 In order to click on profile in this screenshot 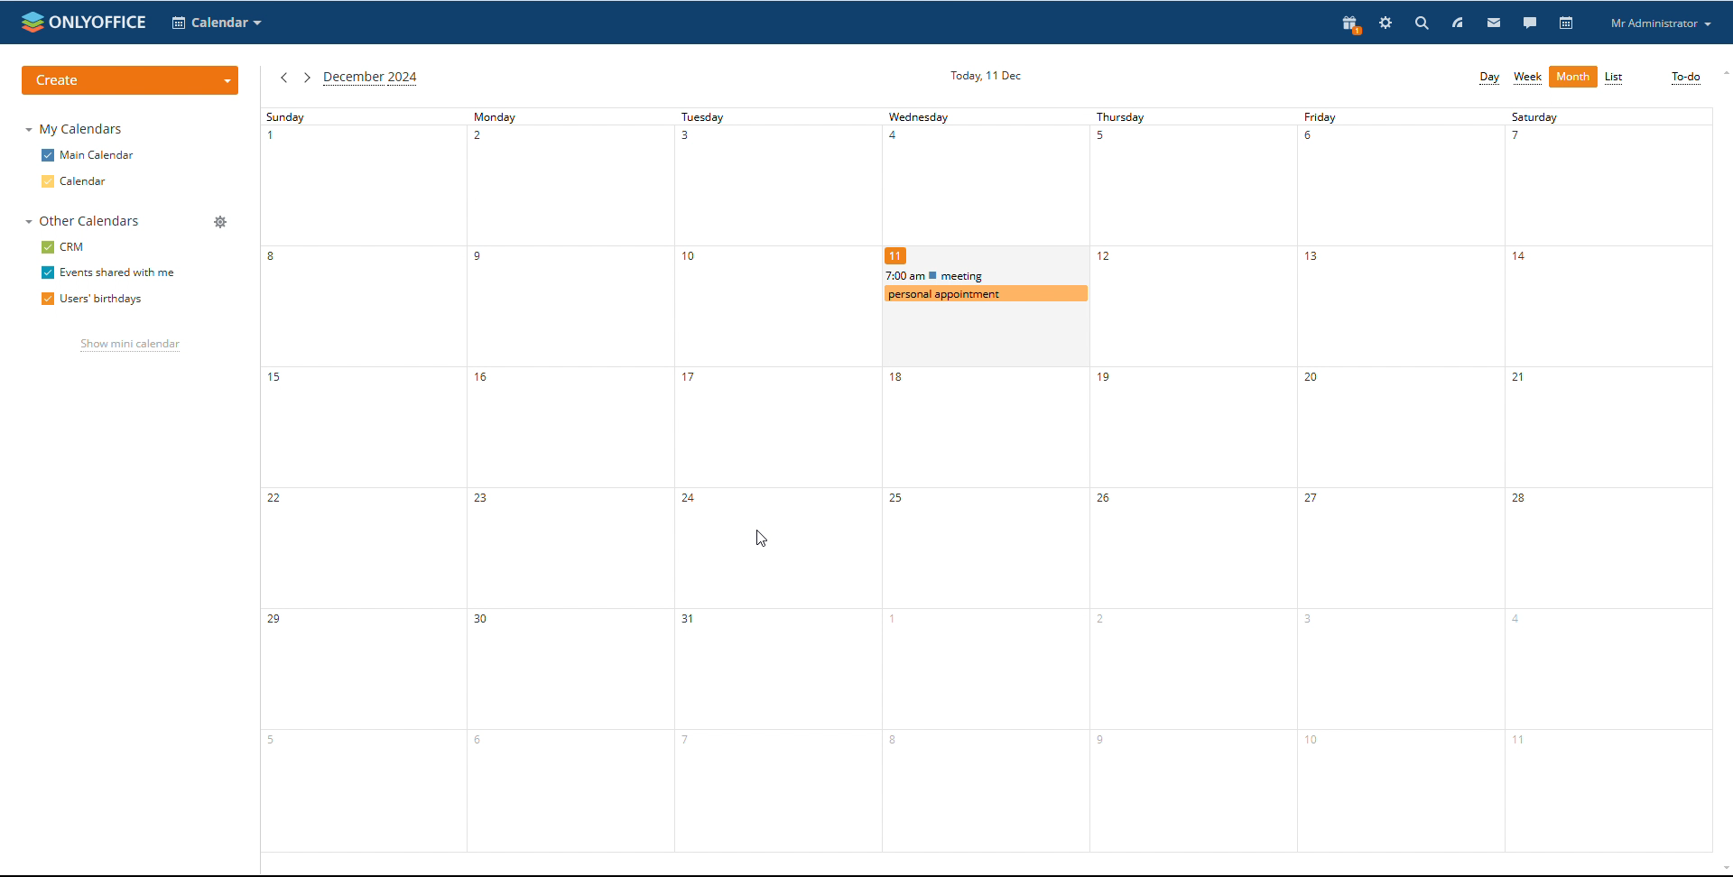, I will do `click(1659, 23)`.